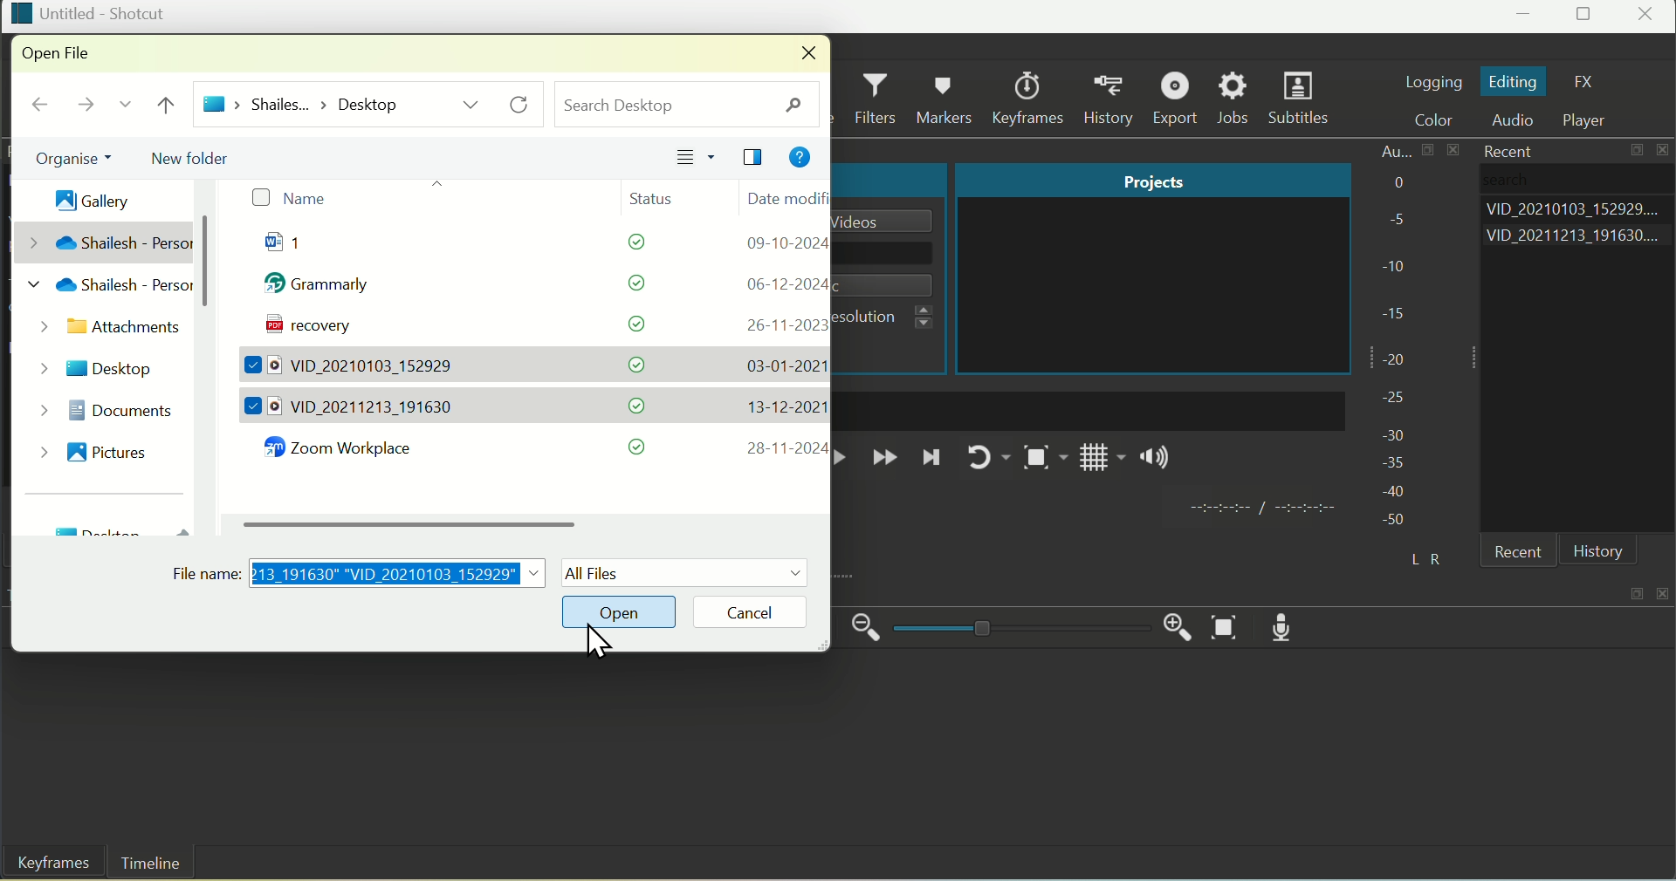  Describe the element at coordinates (780, 365) in the screenshot. I see `date` at that location.